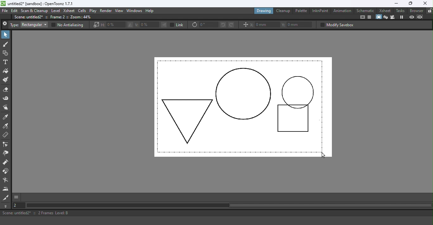  What do you see at coordinates (386, 17) in the screenshot?
I see `3D view` at bounding box center [386, 17].